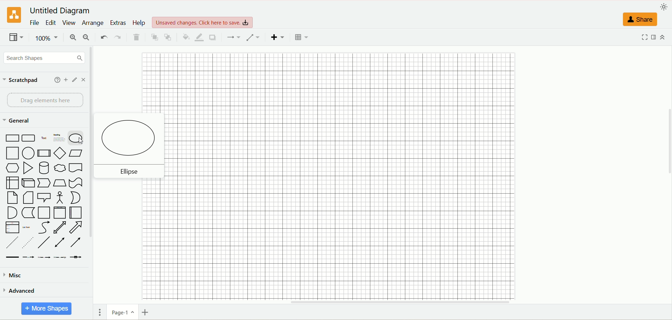 This screenshot has width=672, height=320. I want to click on cylinder, so click(45, 168).